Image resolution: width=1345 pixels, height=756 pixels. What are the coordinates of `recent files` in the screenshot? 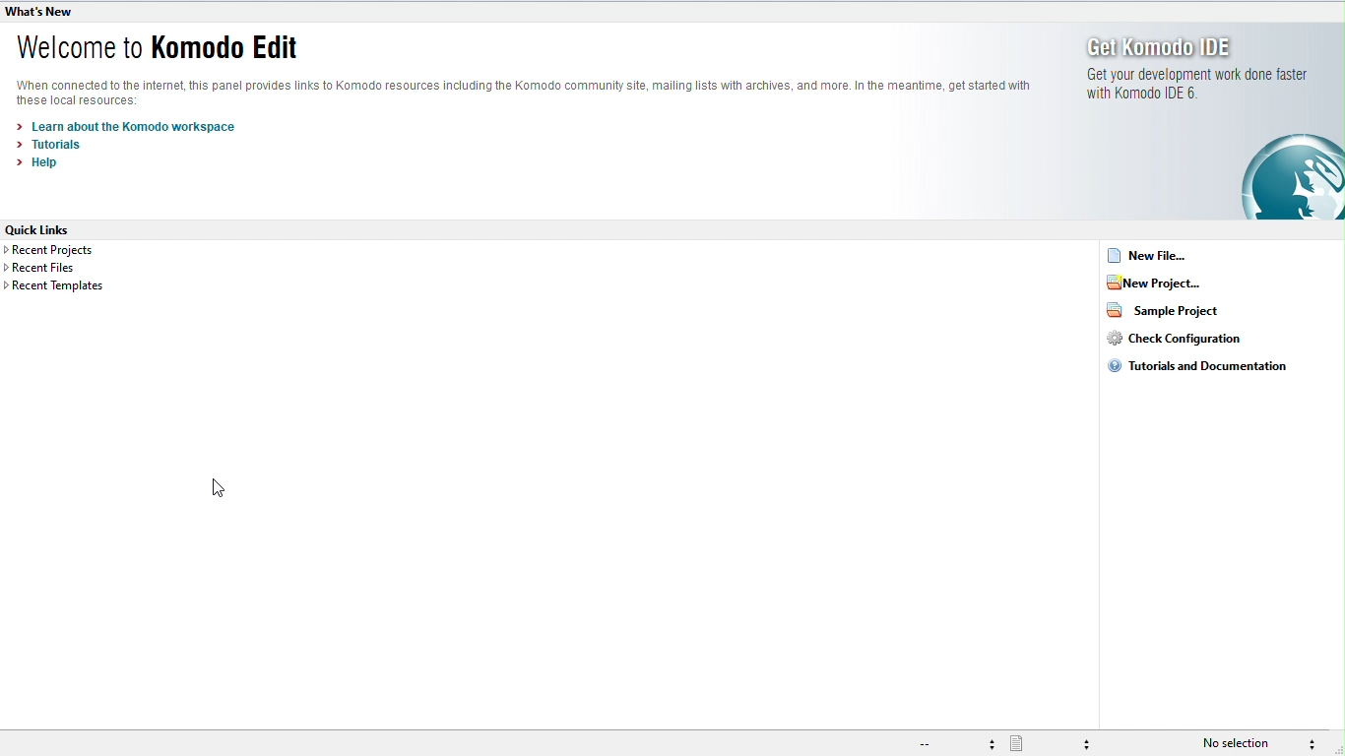 It's located at (67, 268).